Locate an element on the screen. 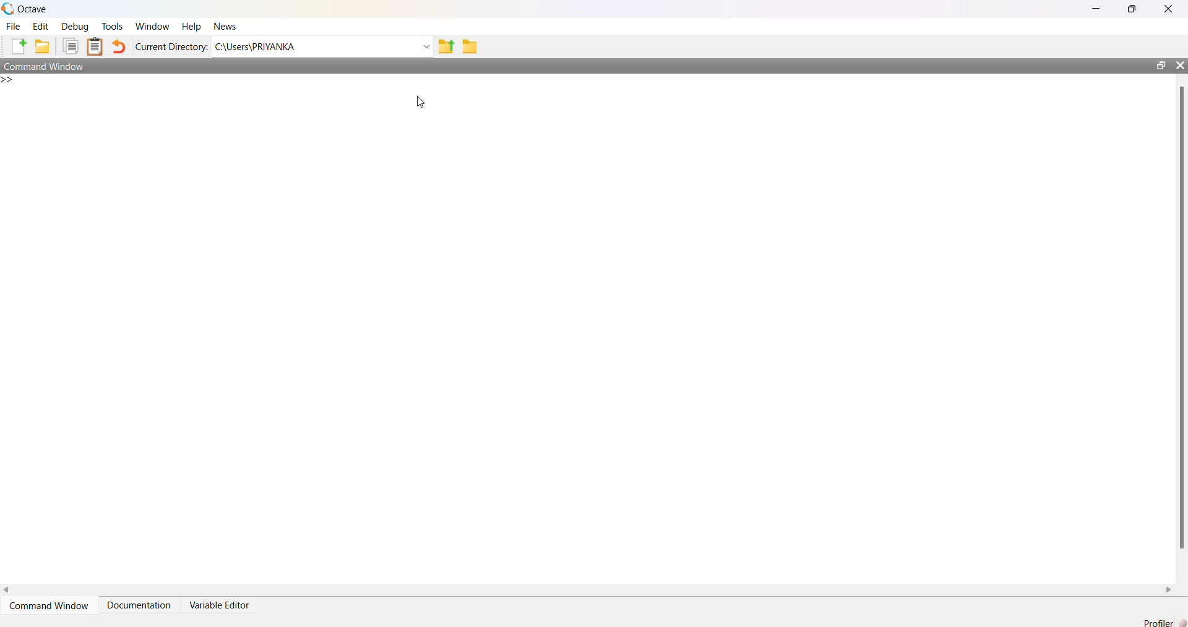 The image size is (1188, 627). News is located at coordinates (225, 27).